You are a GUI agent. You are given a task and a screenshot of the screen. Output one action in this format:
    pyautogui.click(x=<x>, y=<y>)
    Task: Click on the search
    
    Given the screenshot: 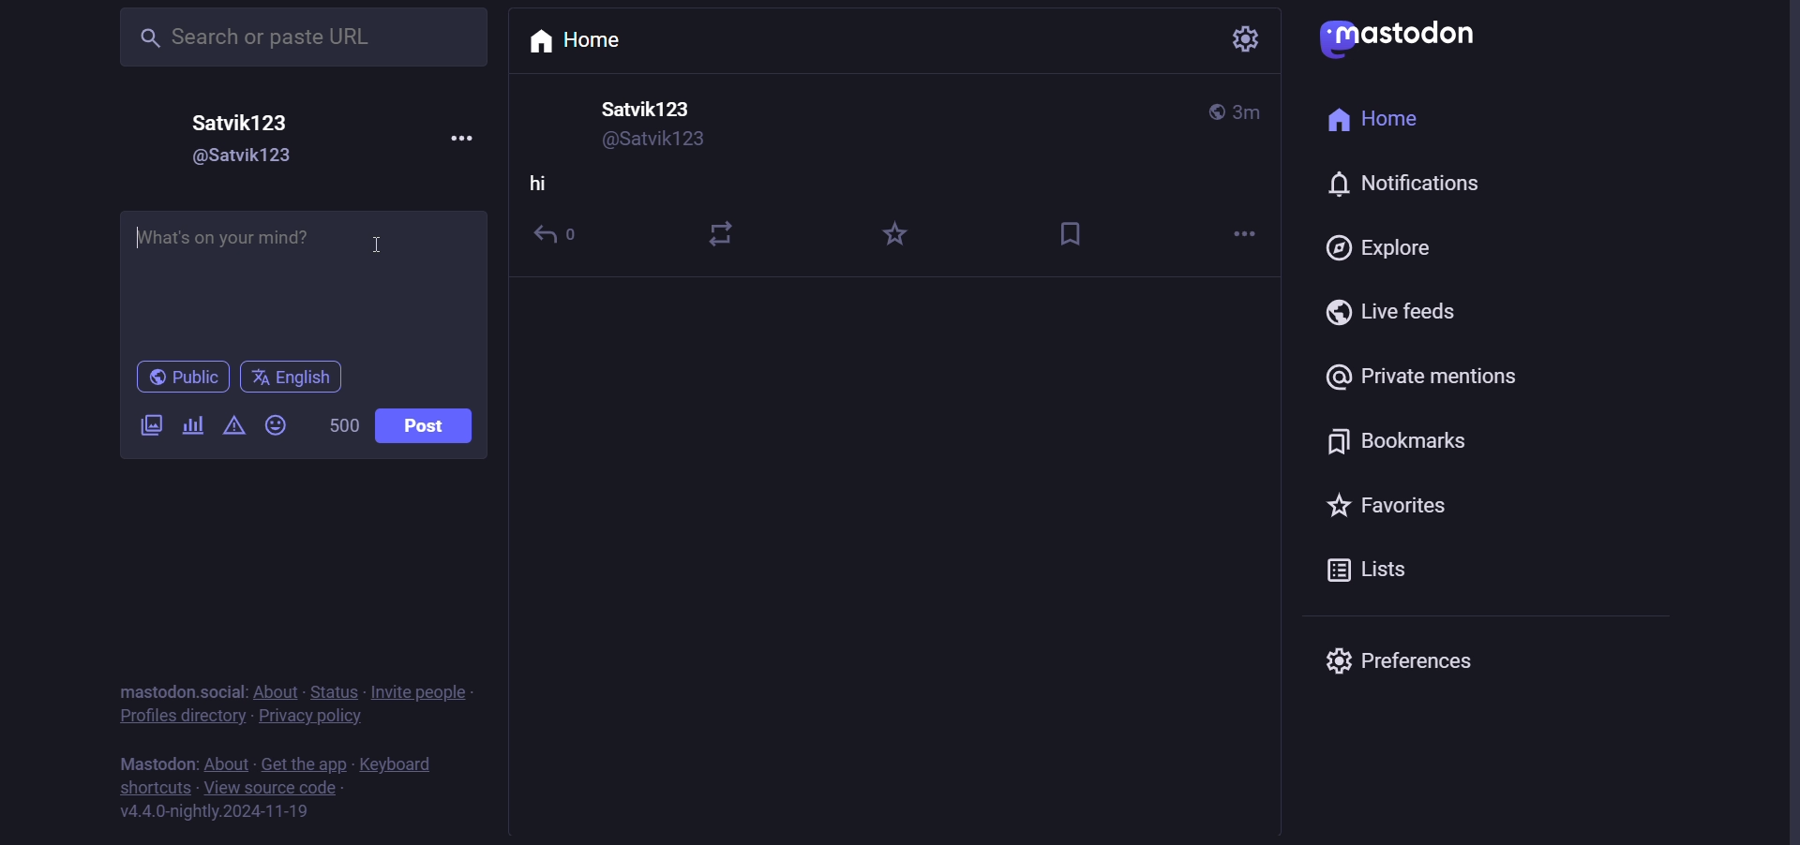 What is the action you would take?
    pyautogui.click(x=298, y=38)
    